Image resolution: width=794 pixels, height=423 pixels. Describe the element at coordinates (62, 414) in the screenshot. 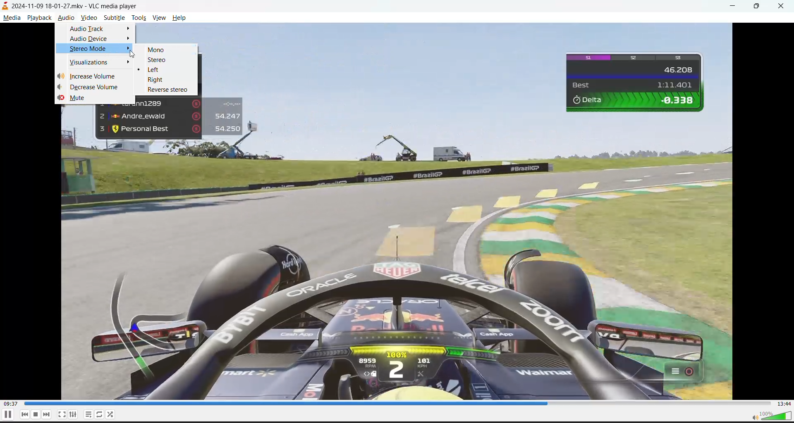

I see `fullscreen` at that location.